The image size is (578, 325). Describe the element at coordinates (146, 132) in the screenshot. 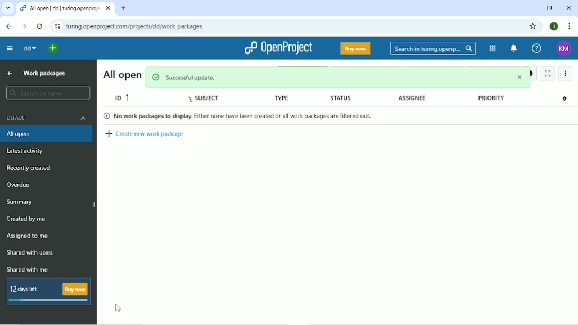

I see `Create new work package` at that location.